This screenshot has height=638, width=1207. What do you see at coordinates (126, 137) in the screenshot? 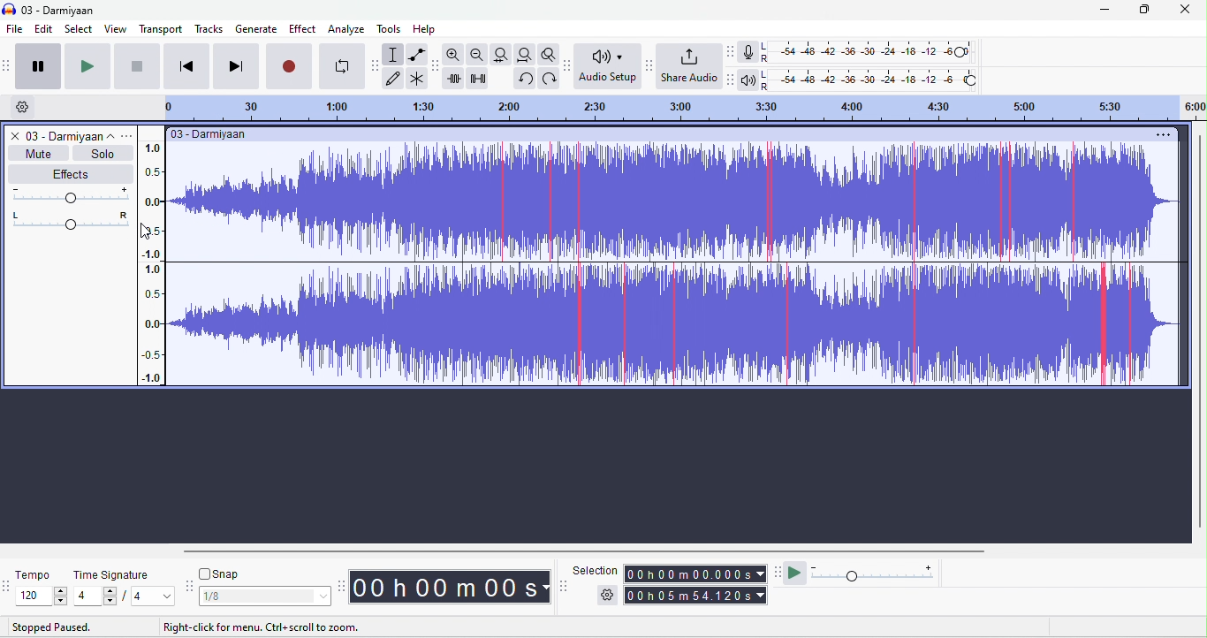
I see `track options` at bounding box center [126, 137].